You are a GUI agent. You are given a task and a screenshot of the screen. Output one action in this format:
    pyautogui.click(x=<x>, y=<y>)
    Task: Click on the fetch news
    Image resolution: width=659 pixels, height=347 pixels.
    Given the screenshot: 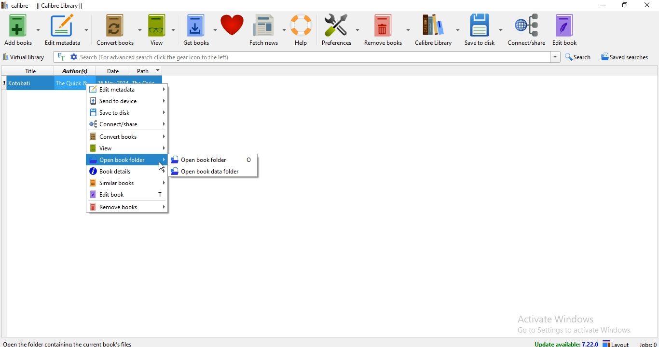 What is the action you would take?
    pyautogui.click(x=267, y=29)
    